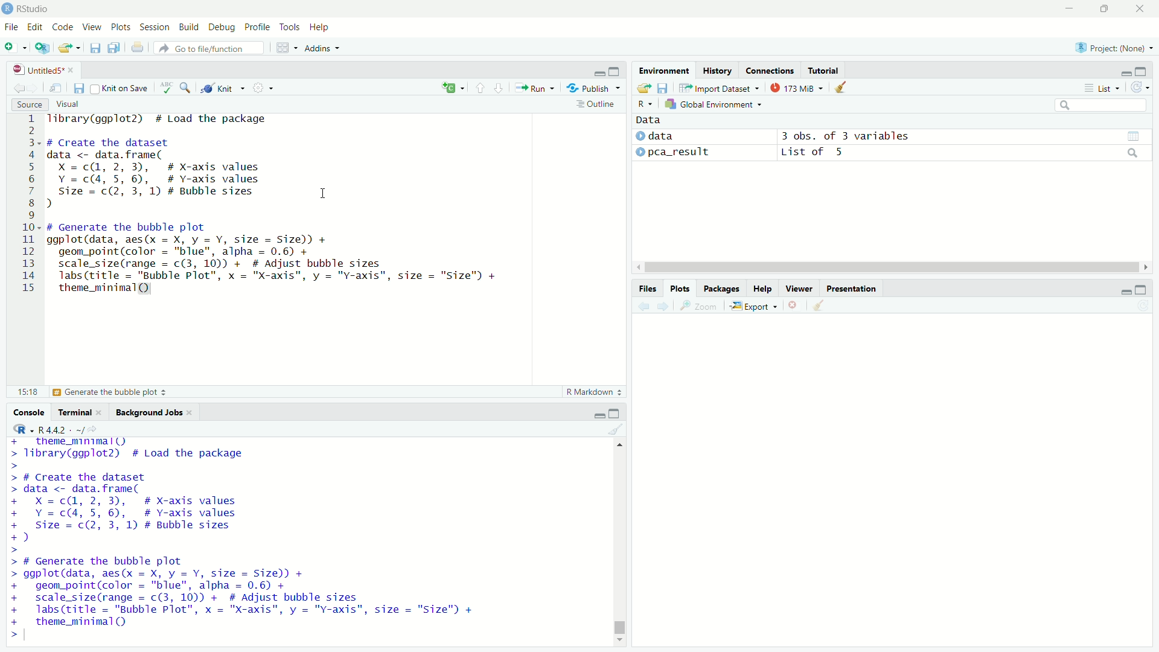 This screenshot has width=1159, height=652. What do you see at coordinates (30, 207) in the screenshot?
I see `lines` at bounding box center [30, 207].